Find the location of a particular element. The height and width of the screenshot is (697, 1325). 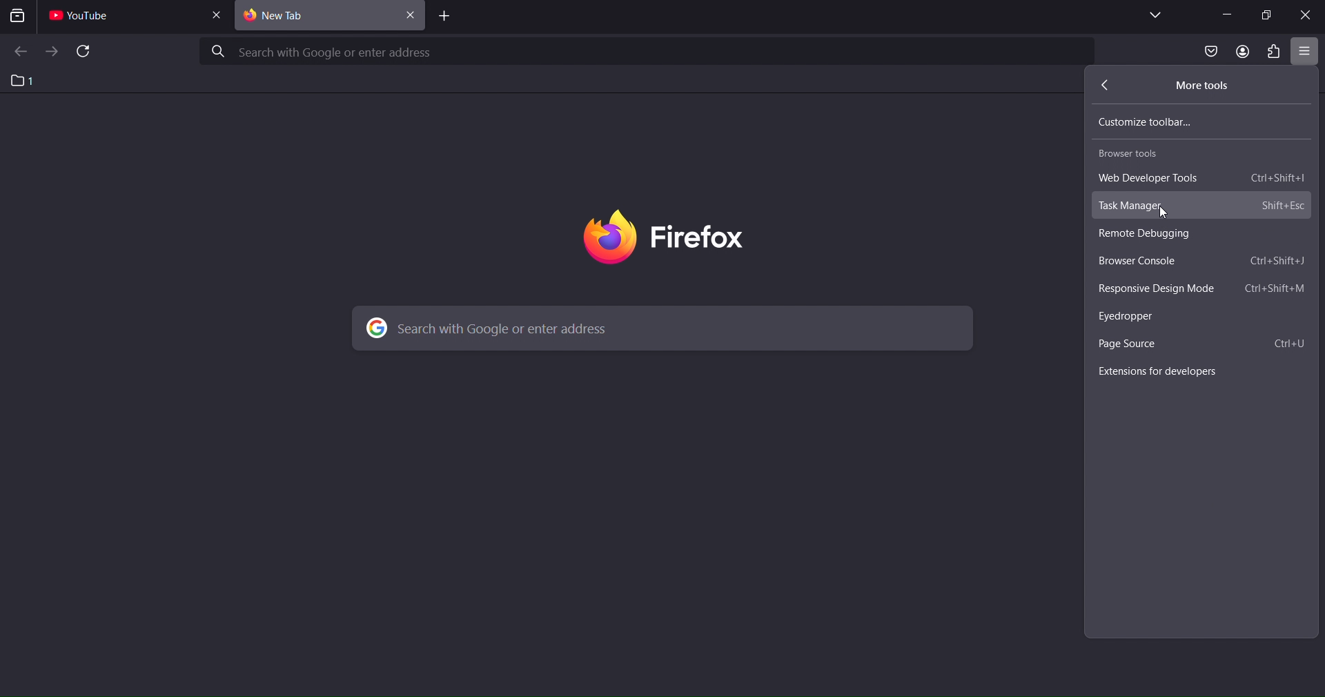

close page is located at coordinates (220, 14).